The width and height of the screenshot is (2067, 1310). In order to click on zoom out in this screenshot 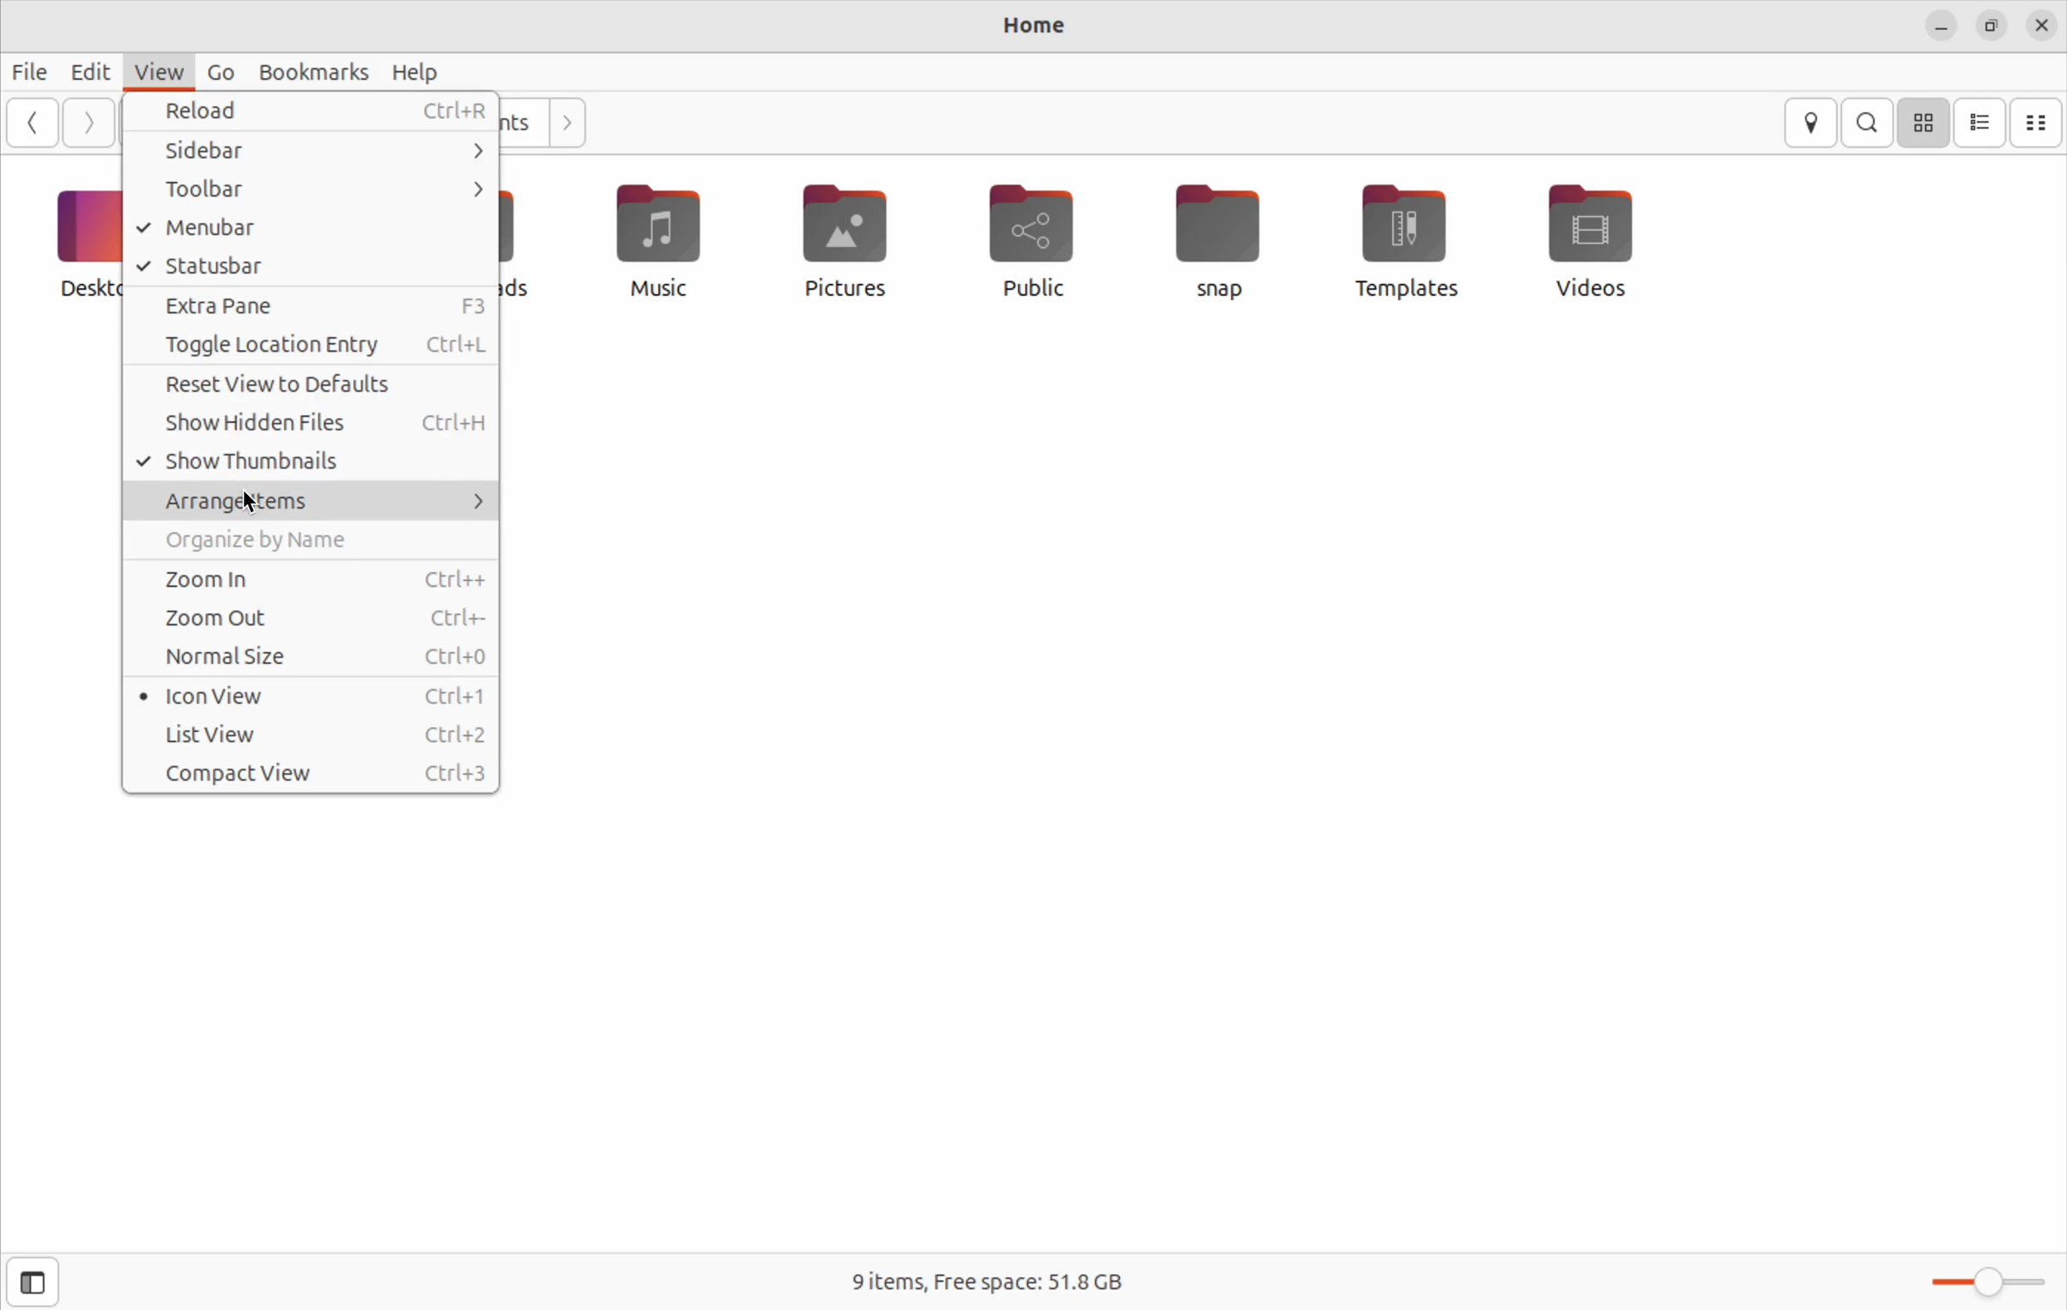, I will do `click(306, 617)`.